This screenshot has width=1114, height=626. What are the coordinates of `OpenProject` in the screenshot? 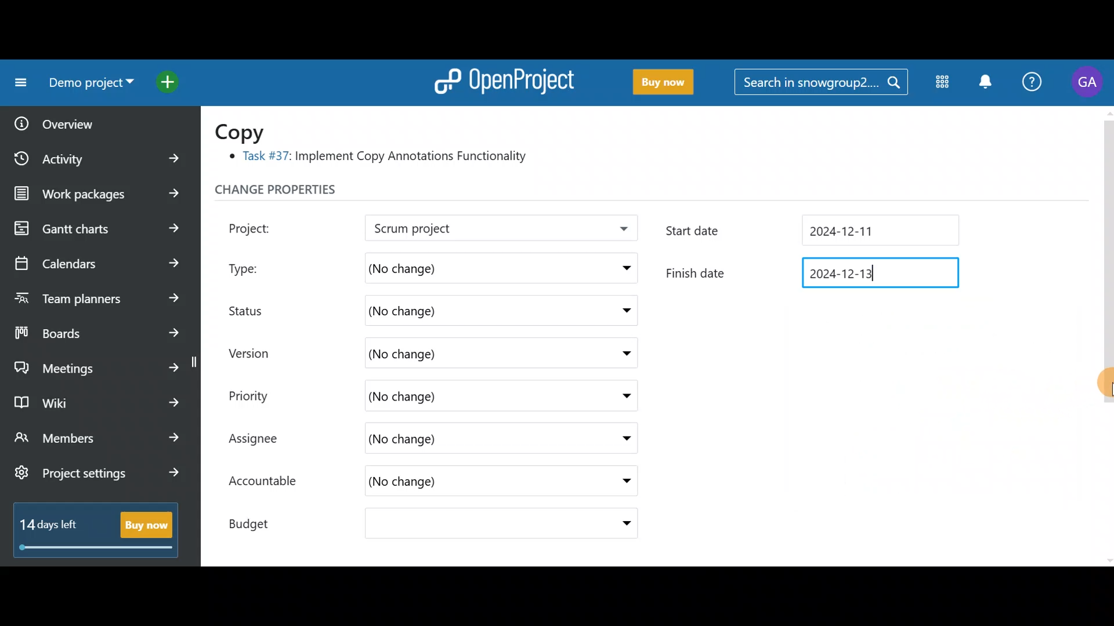 It's located at (502, 79).